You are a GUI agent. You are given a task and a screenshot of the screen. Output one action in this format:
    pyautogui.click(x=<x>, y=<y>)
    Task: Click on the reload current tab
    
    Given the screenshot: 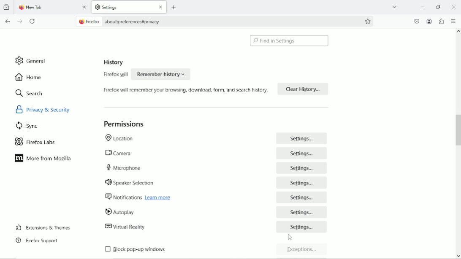 What is the action you would take?
    pyautogui.click(x=33, y=22)
    